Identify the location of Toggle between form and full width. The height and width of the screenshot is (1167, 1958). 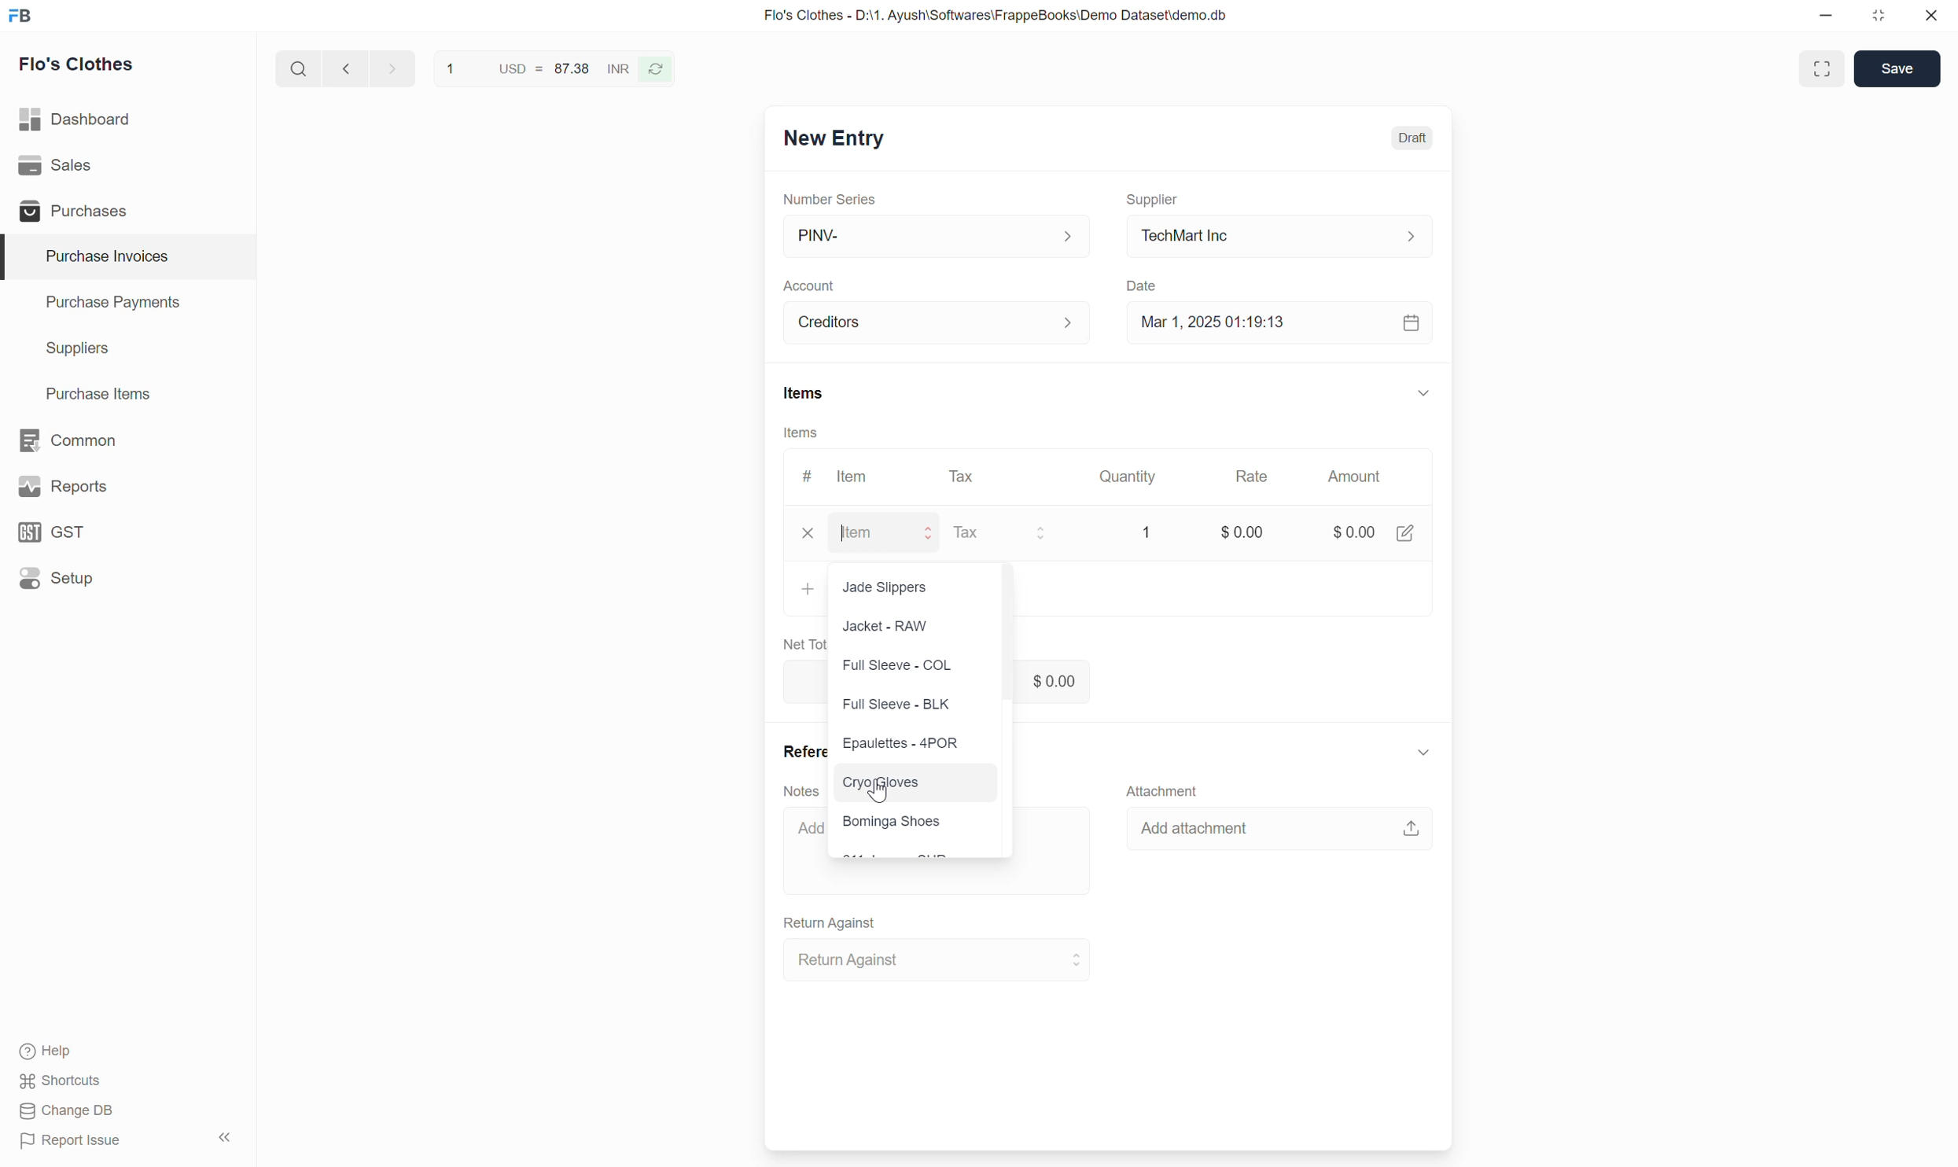
(1820, 68).